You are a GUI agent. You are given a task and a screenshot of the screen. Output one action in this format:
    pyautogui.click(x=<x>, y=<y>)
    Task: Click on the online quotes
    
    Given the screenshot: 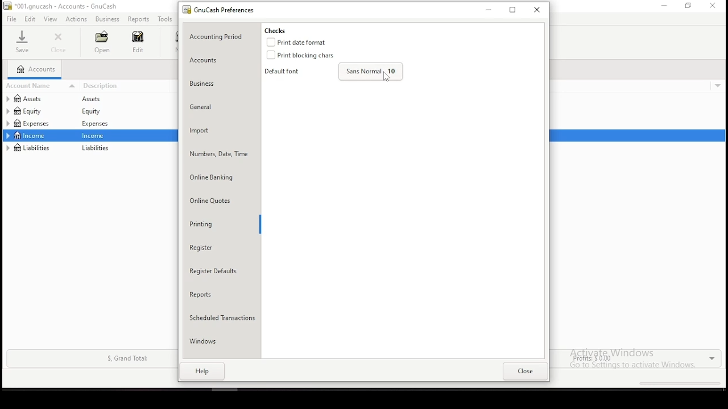 What is the action you would take?
    pyautogui.click(x=211, y=202)
    